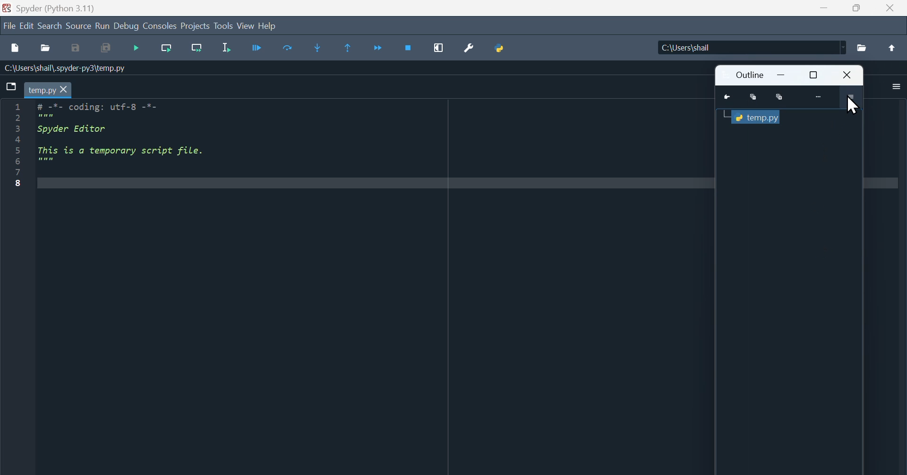 This screenshot has height=475, width=907. I want to click on cursor, so click(854, 105).